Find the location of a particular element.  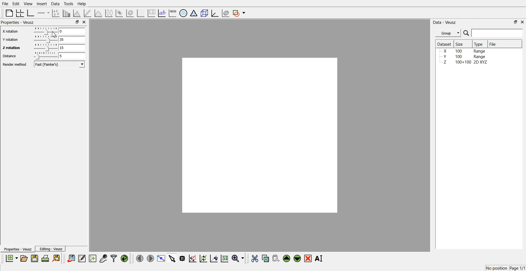

Add shape to the plot is located at coordinates (239, 13).